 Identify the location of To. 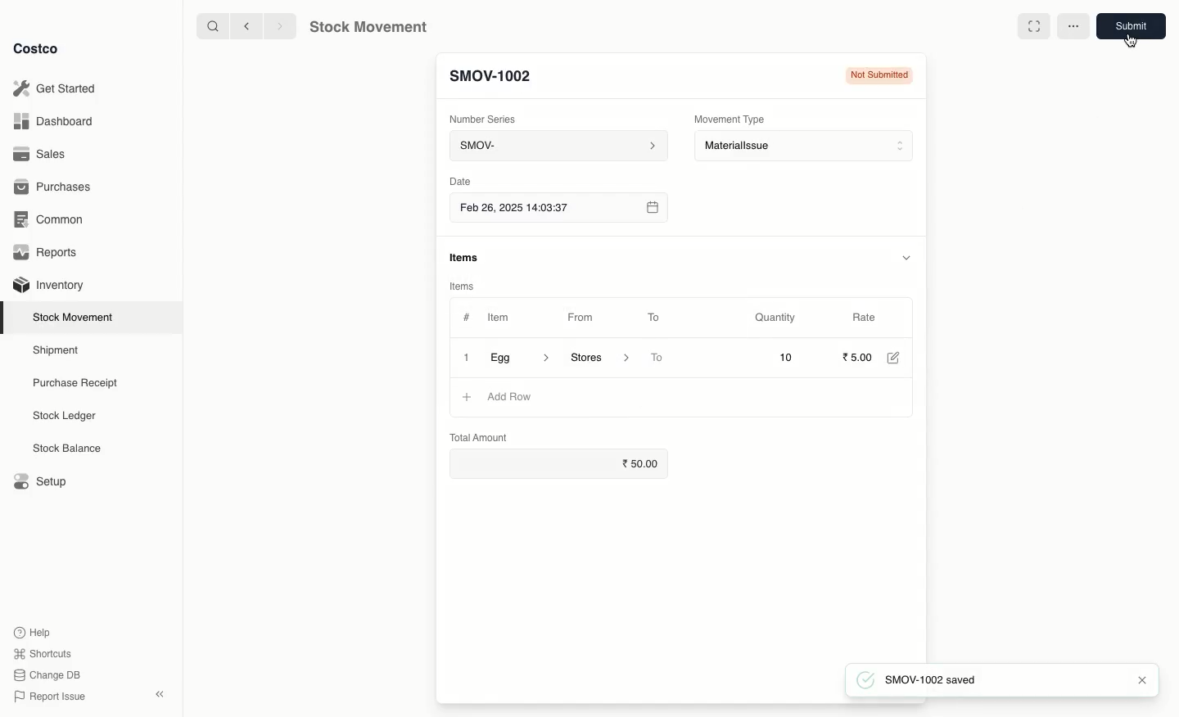
(658, 358).